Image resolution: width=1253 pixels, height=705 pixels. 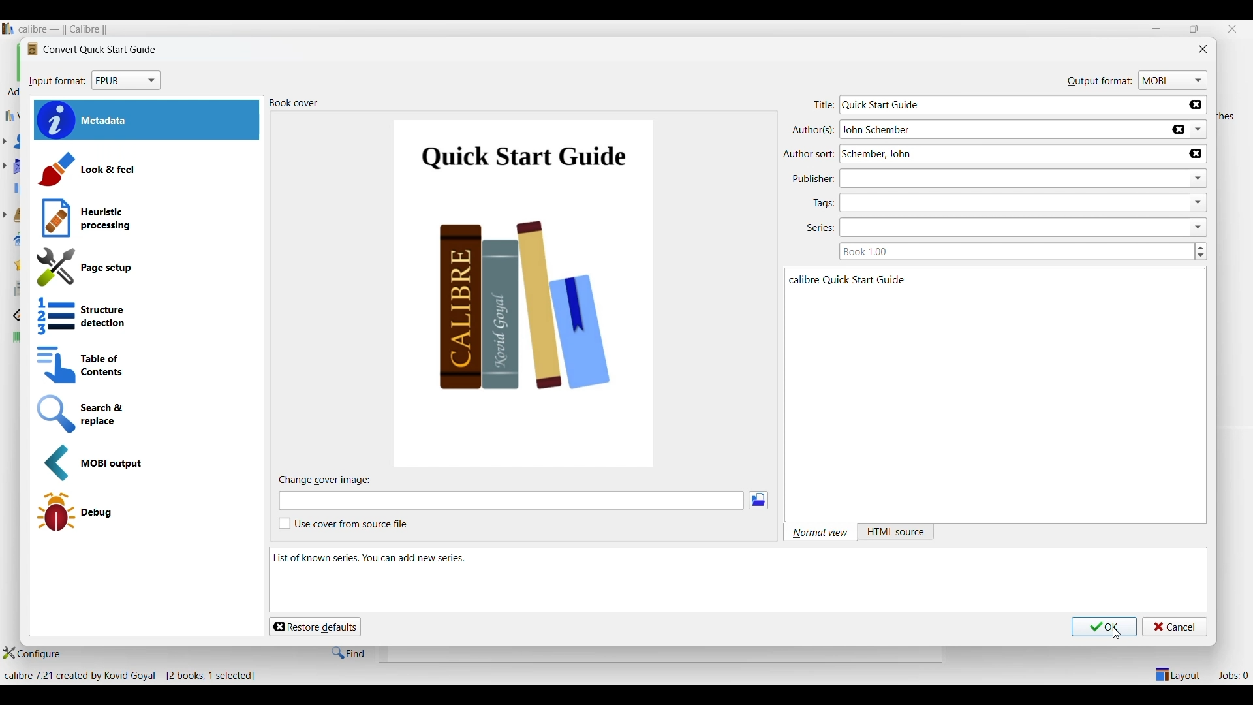 I want to click on Type in tags, so click(x=1010, y=202).